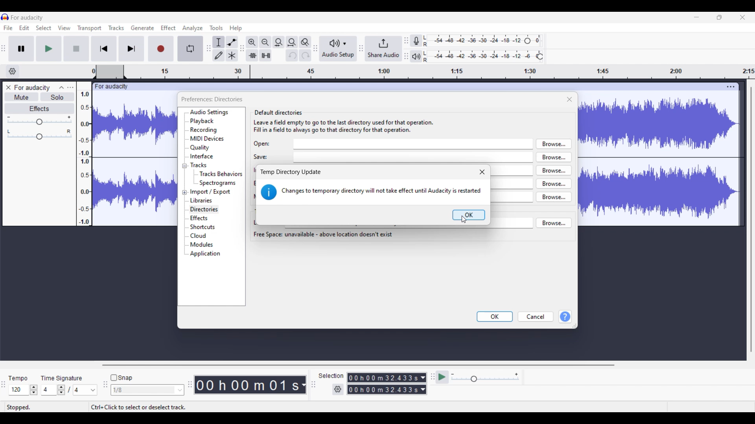  What do you see at coordinates (247, 385) in the screenshot?
I see `Current timestamp of track` at bounding box center [247, 385].